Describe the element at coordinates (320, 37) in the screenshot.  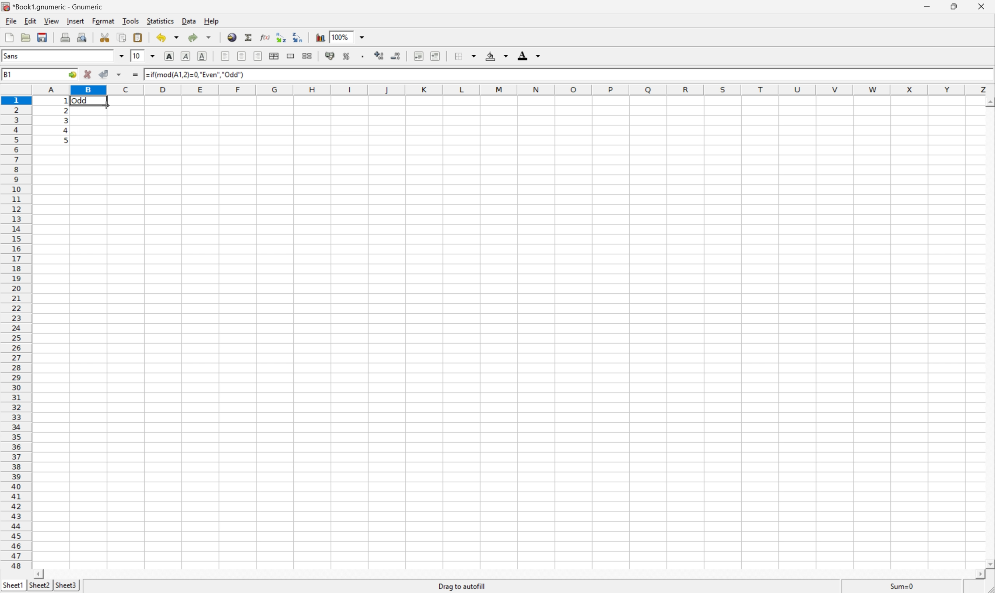
I see `Insert chart` at that location.